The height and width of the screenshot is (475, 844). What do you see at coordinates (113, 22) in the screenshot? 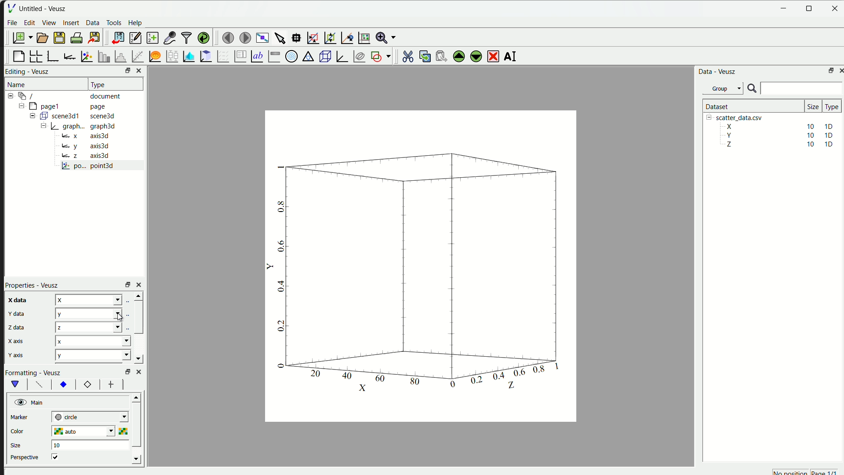
I see `Tools` at bounding box center [113, 22].